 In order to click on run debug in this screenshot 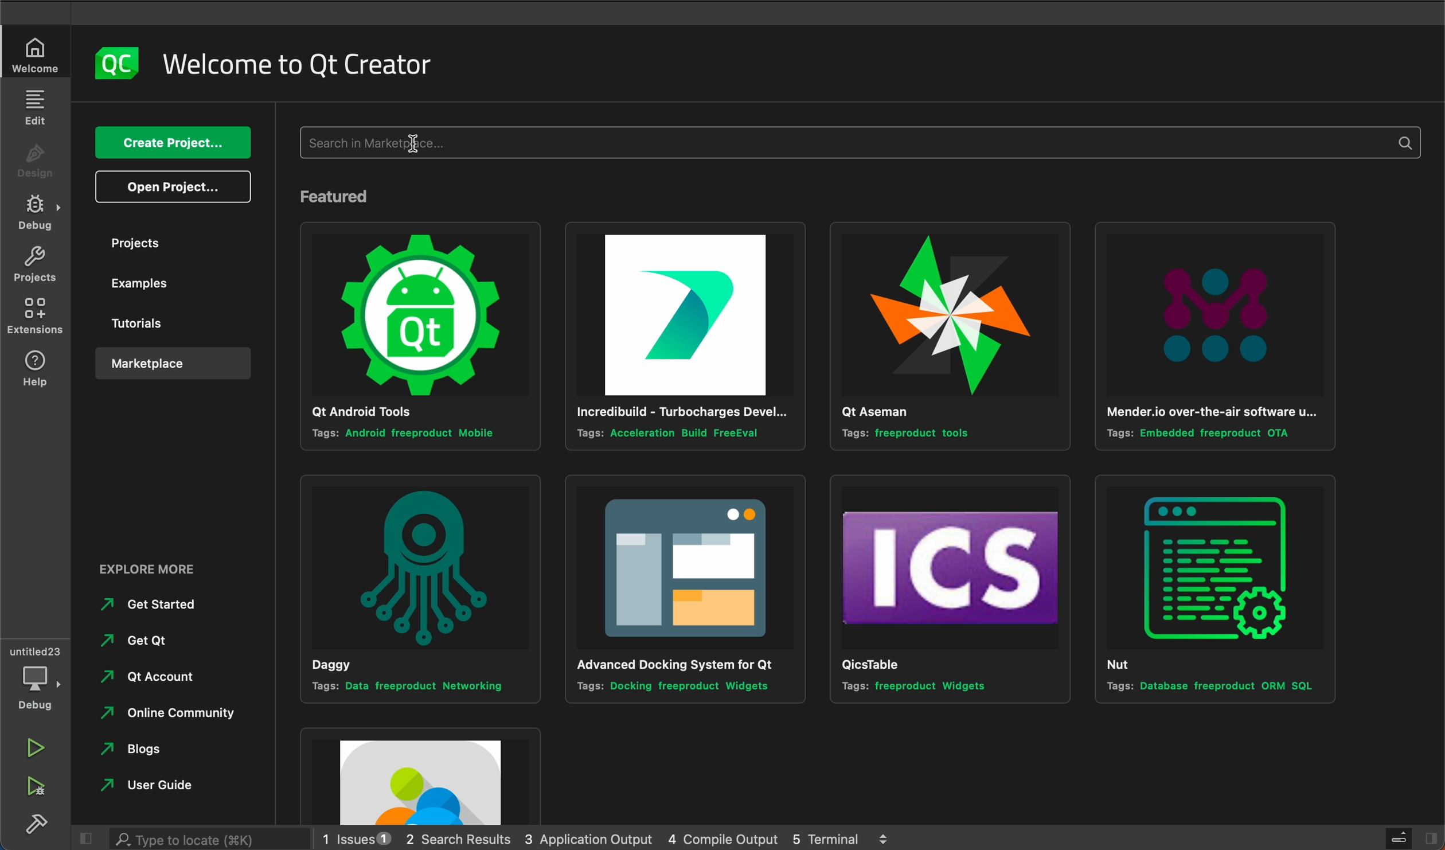, I will do `click(34, 790)`.